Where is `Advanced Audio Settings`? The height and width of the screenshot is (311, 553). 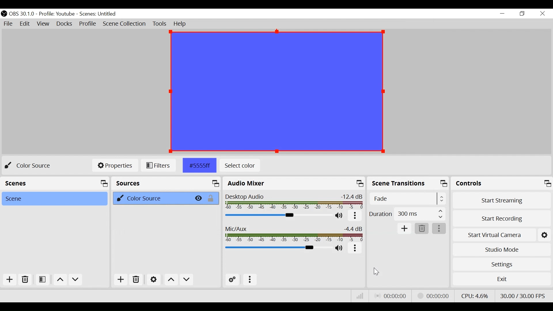
Advanced Audio Settings is located at coordinates (232, 280).